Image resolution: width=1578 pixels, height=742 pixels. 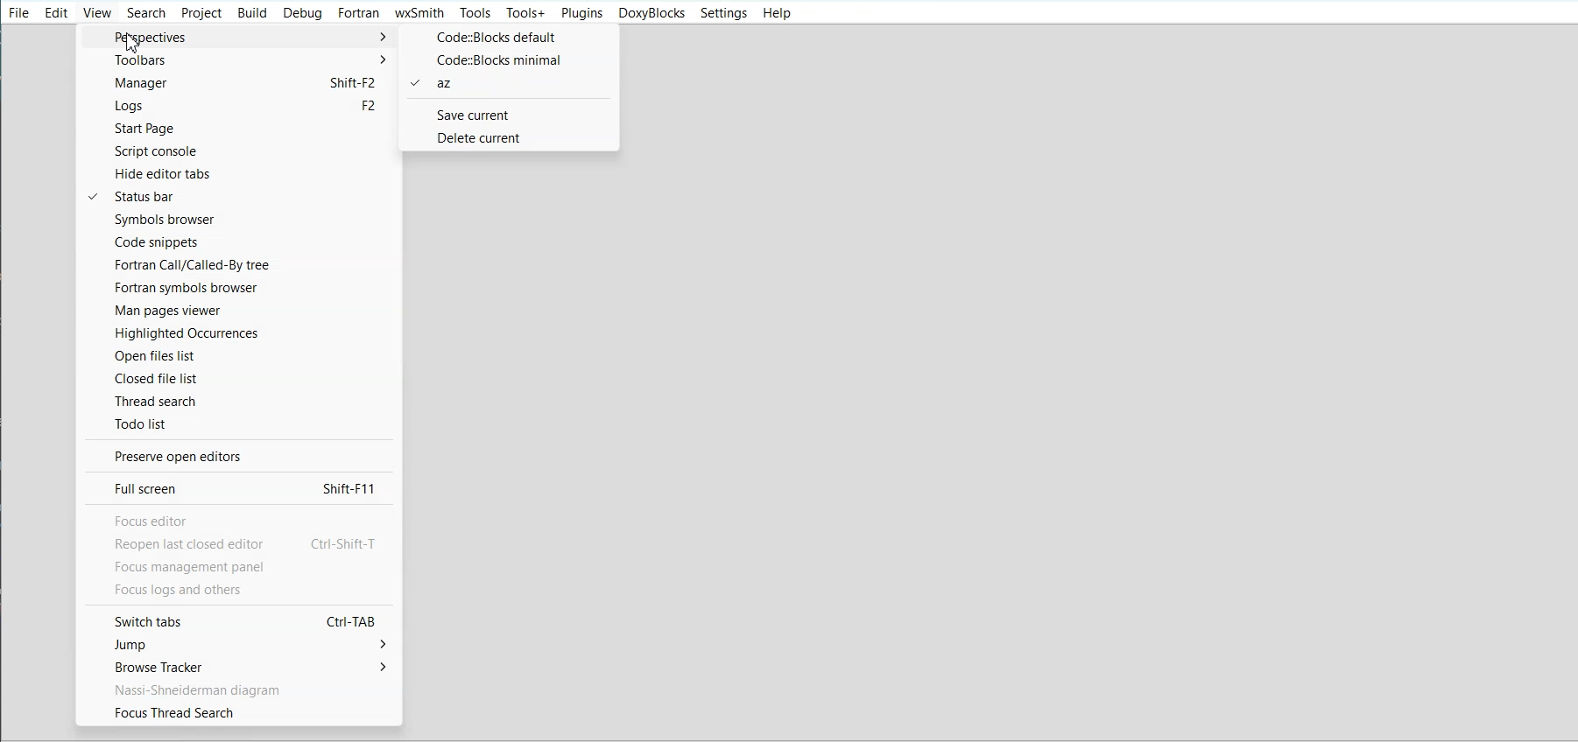 What do you see at coordinates (236, 457) in the screenshot?
I see `Preserve open editor` at bounding box center [236, 457].